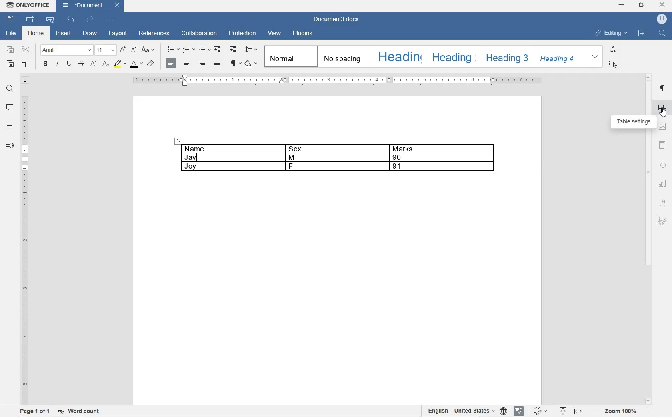  I want to click on UNDERLINE, so click(69, 64).